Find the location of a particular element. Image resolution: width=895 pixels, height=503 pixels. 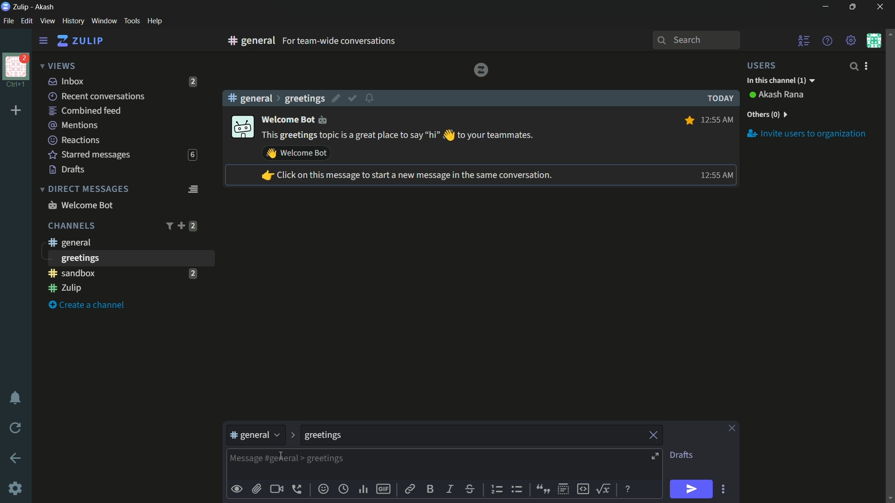

12: 55 AM is located at coordinates (718, 119).